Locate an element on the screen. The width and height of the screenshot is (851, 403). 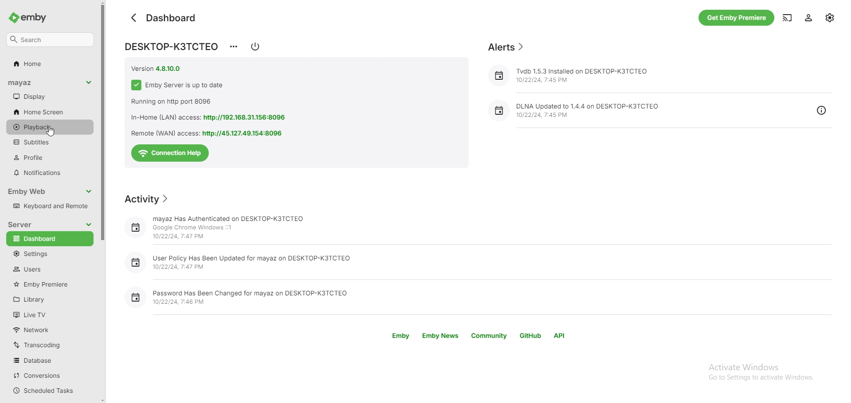
emby news is located at coordinates (440, 336).